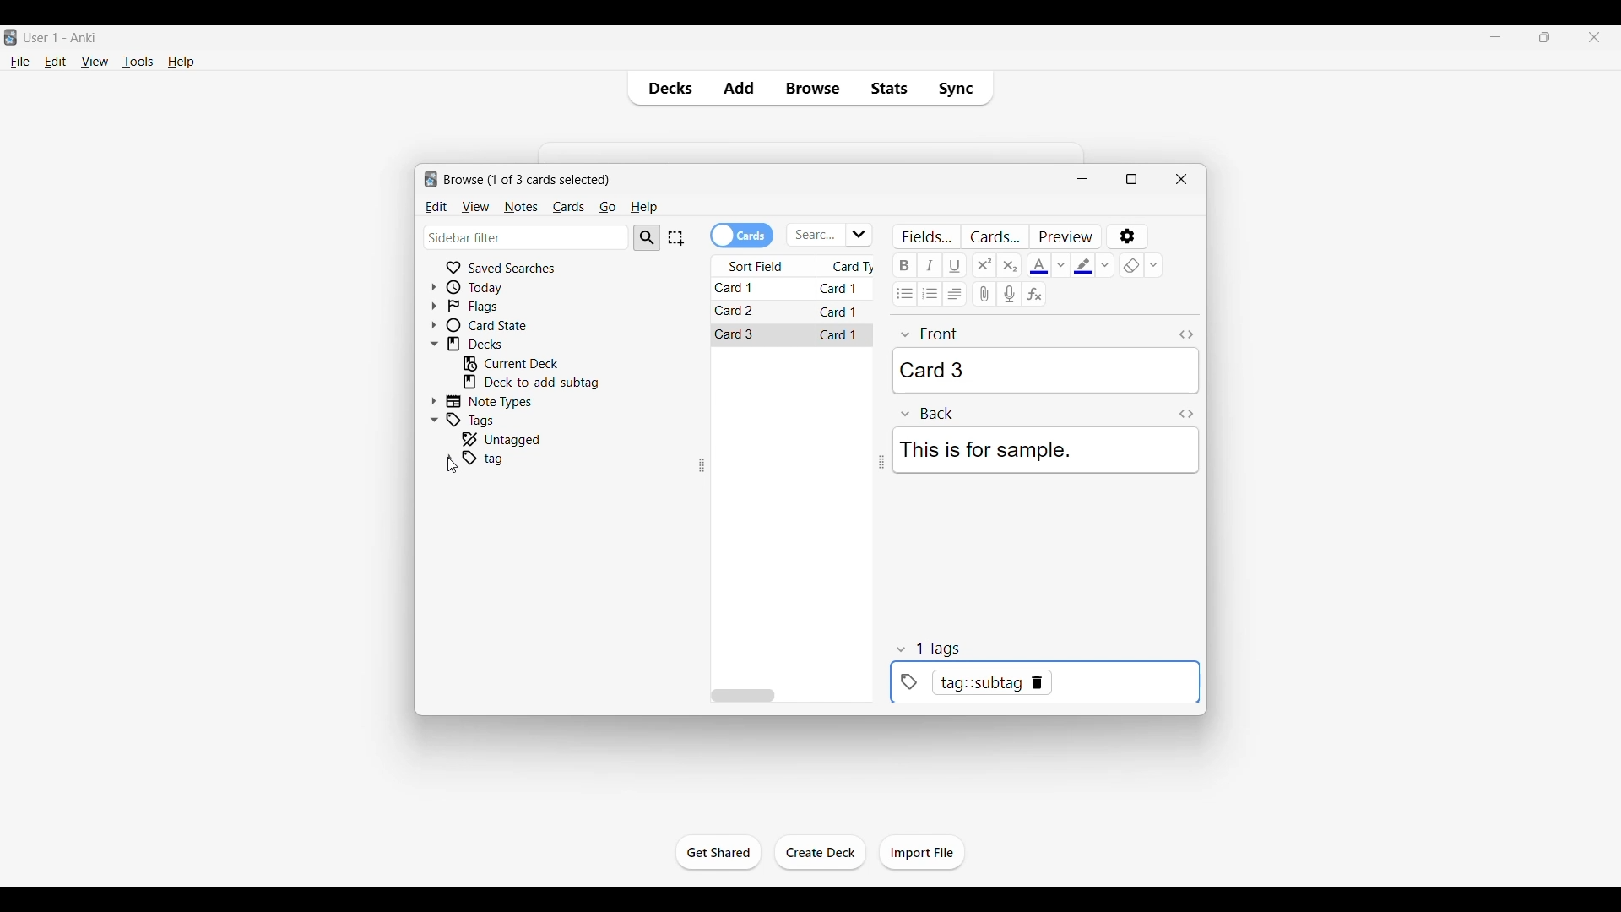 This screenshot has height=912, width=1621. Describe the element at coordinates (1044, 450) in the screenshot. I see `This is for sample` at that location.